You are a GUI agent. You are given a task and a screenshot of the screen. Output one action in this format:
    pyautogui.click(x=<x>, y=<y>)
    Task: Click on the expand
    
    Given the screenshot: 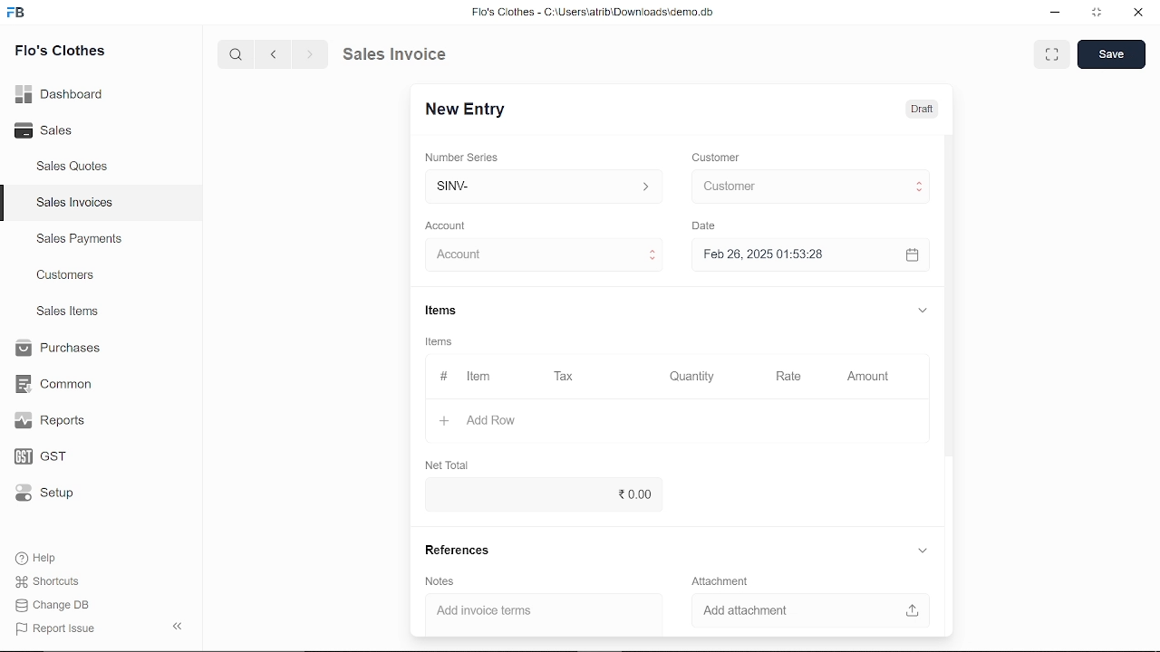 What is the action you would take?
    pyautogui.click(x=923, y=551)
    